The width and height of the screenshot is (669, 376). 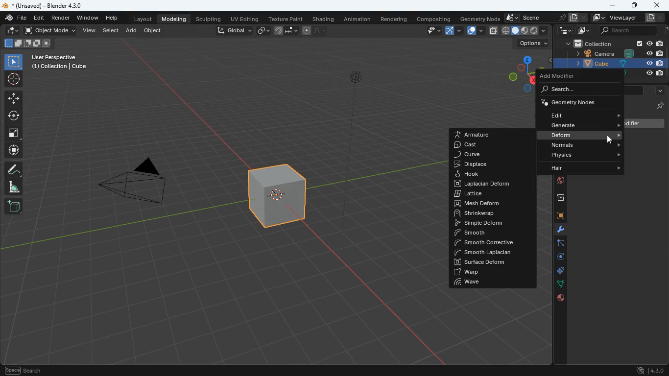 What do you see at coordinates (244, 18) in the screenshot?
I see `uv editing` at bounding box center [244, 18].